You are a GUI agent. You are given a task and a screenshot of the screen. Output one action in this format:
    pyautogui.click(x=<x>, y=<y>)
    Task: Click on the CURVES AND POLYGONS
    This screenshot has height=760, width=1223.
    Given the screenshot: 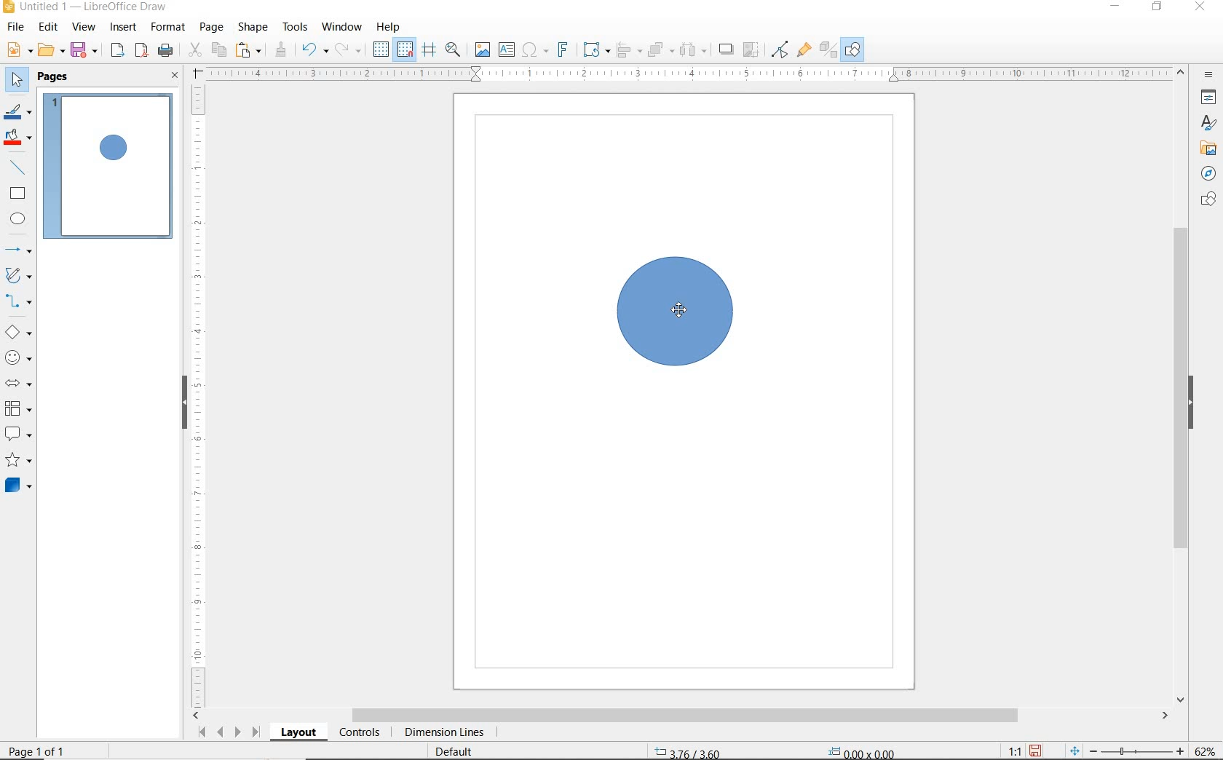 What is the action you would take?
    pyautogui.click(x=20, y=275)
    